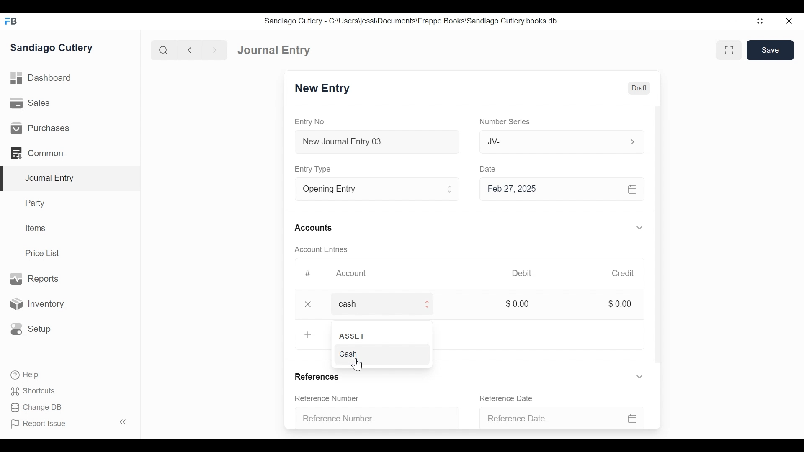 This screenshot has width=804, height=452. What do you see at coordinates (53, 49) in the screenshot?
I see `Sandiago Cutlery` at bounding box center [53, 49].